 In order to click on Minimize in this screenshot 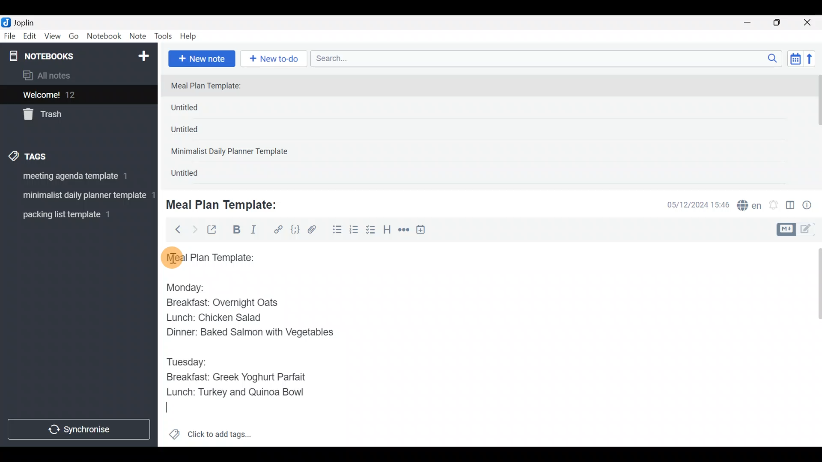, I will do `click(752, 21)`.